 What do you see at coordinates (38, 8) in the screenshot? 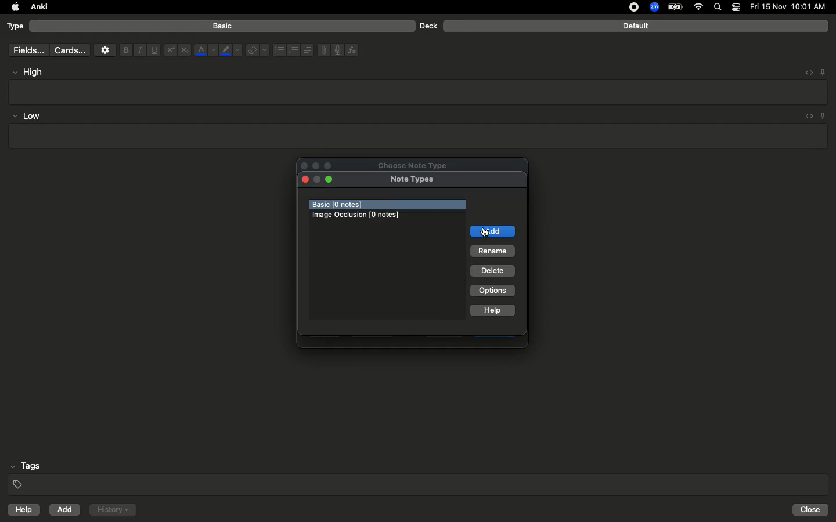
I see `Anki` at bounding box center [38, 8].